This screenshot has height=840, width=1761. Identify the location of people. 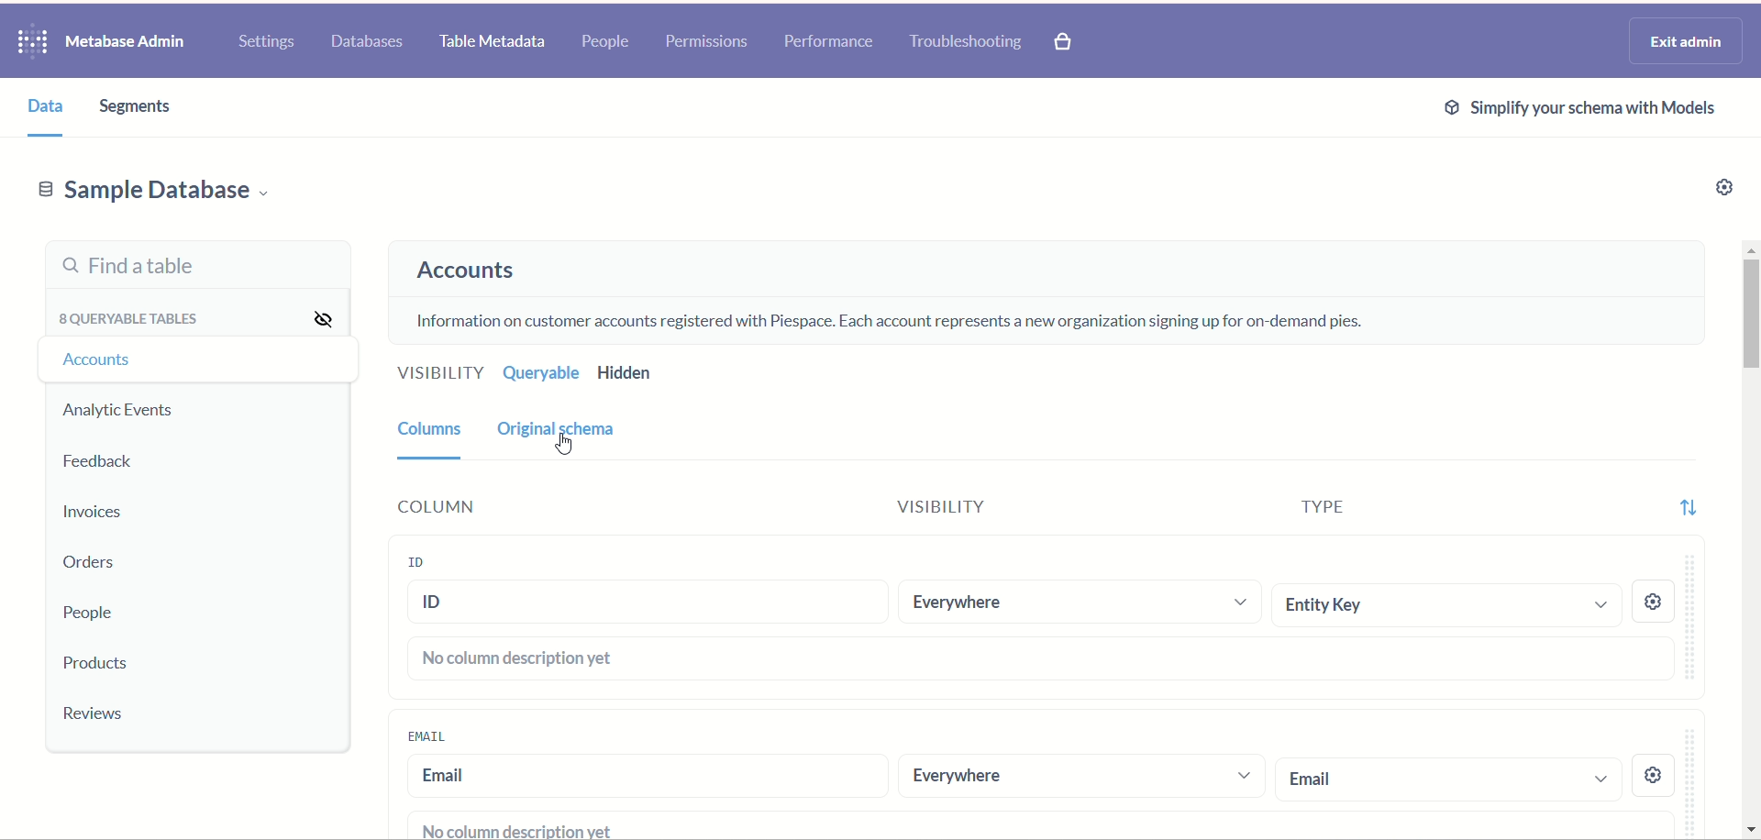
(606, 40).